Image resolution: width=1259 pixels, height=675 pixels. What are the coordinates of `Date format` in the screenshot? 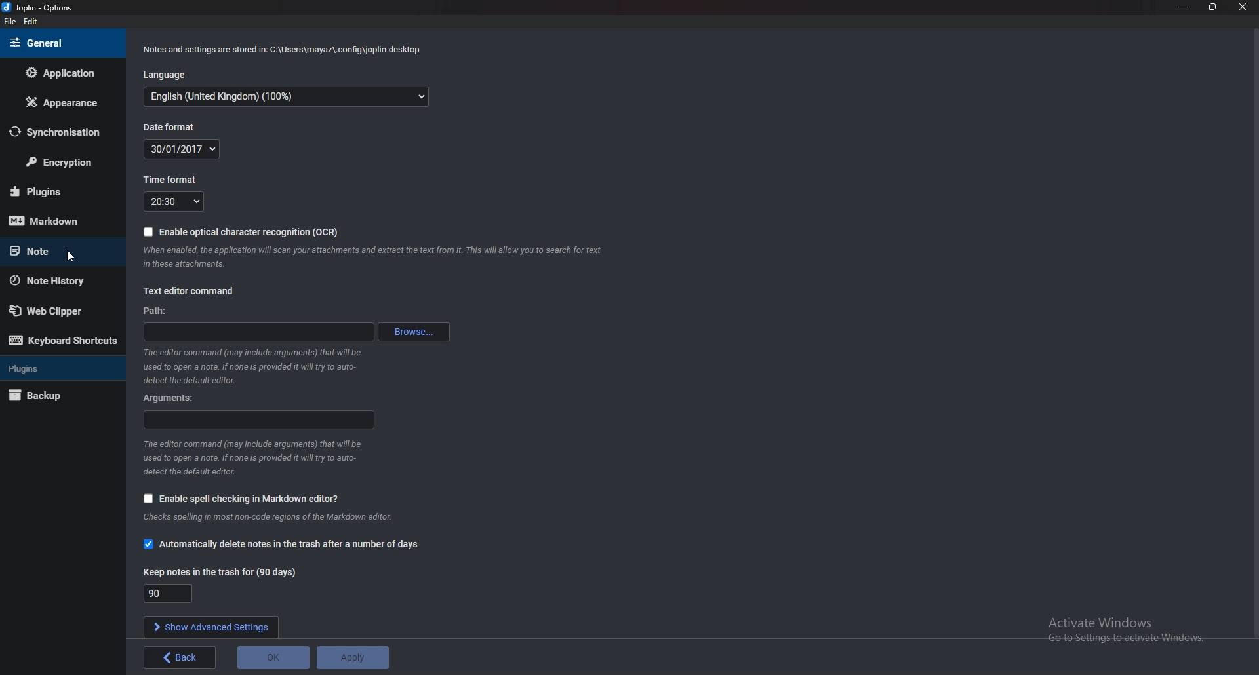 It's located at (171, 126).